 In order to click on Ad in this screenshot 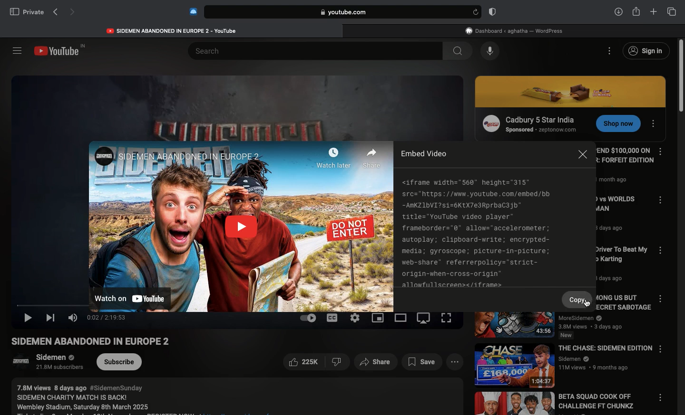, I will do `click(528, 123)`.